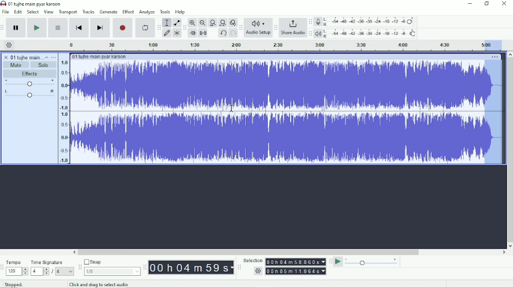  What do you see at coordinates (49, 12) in the screenshot?
I see `View` at bounding box center [49, 12].